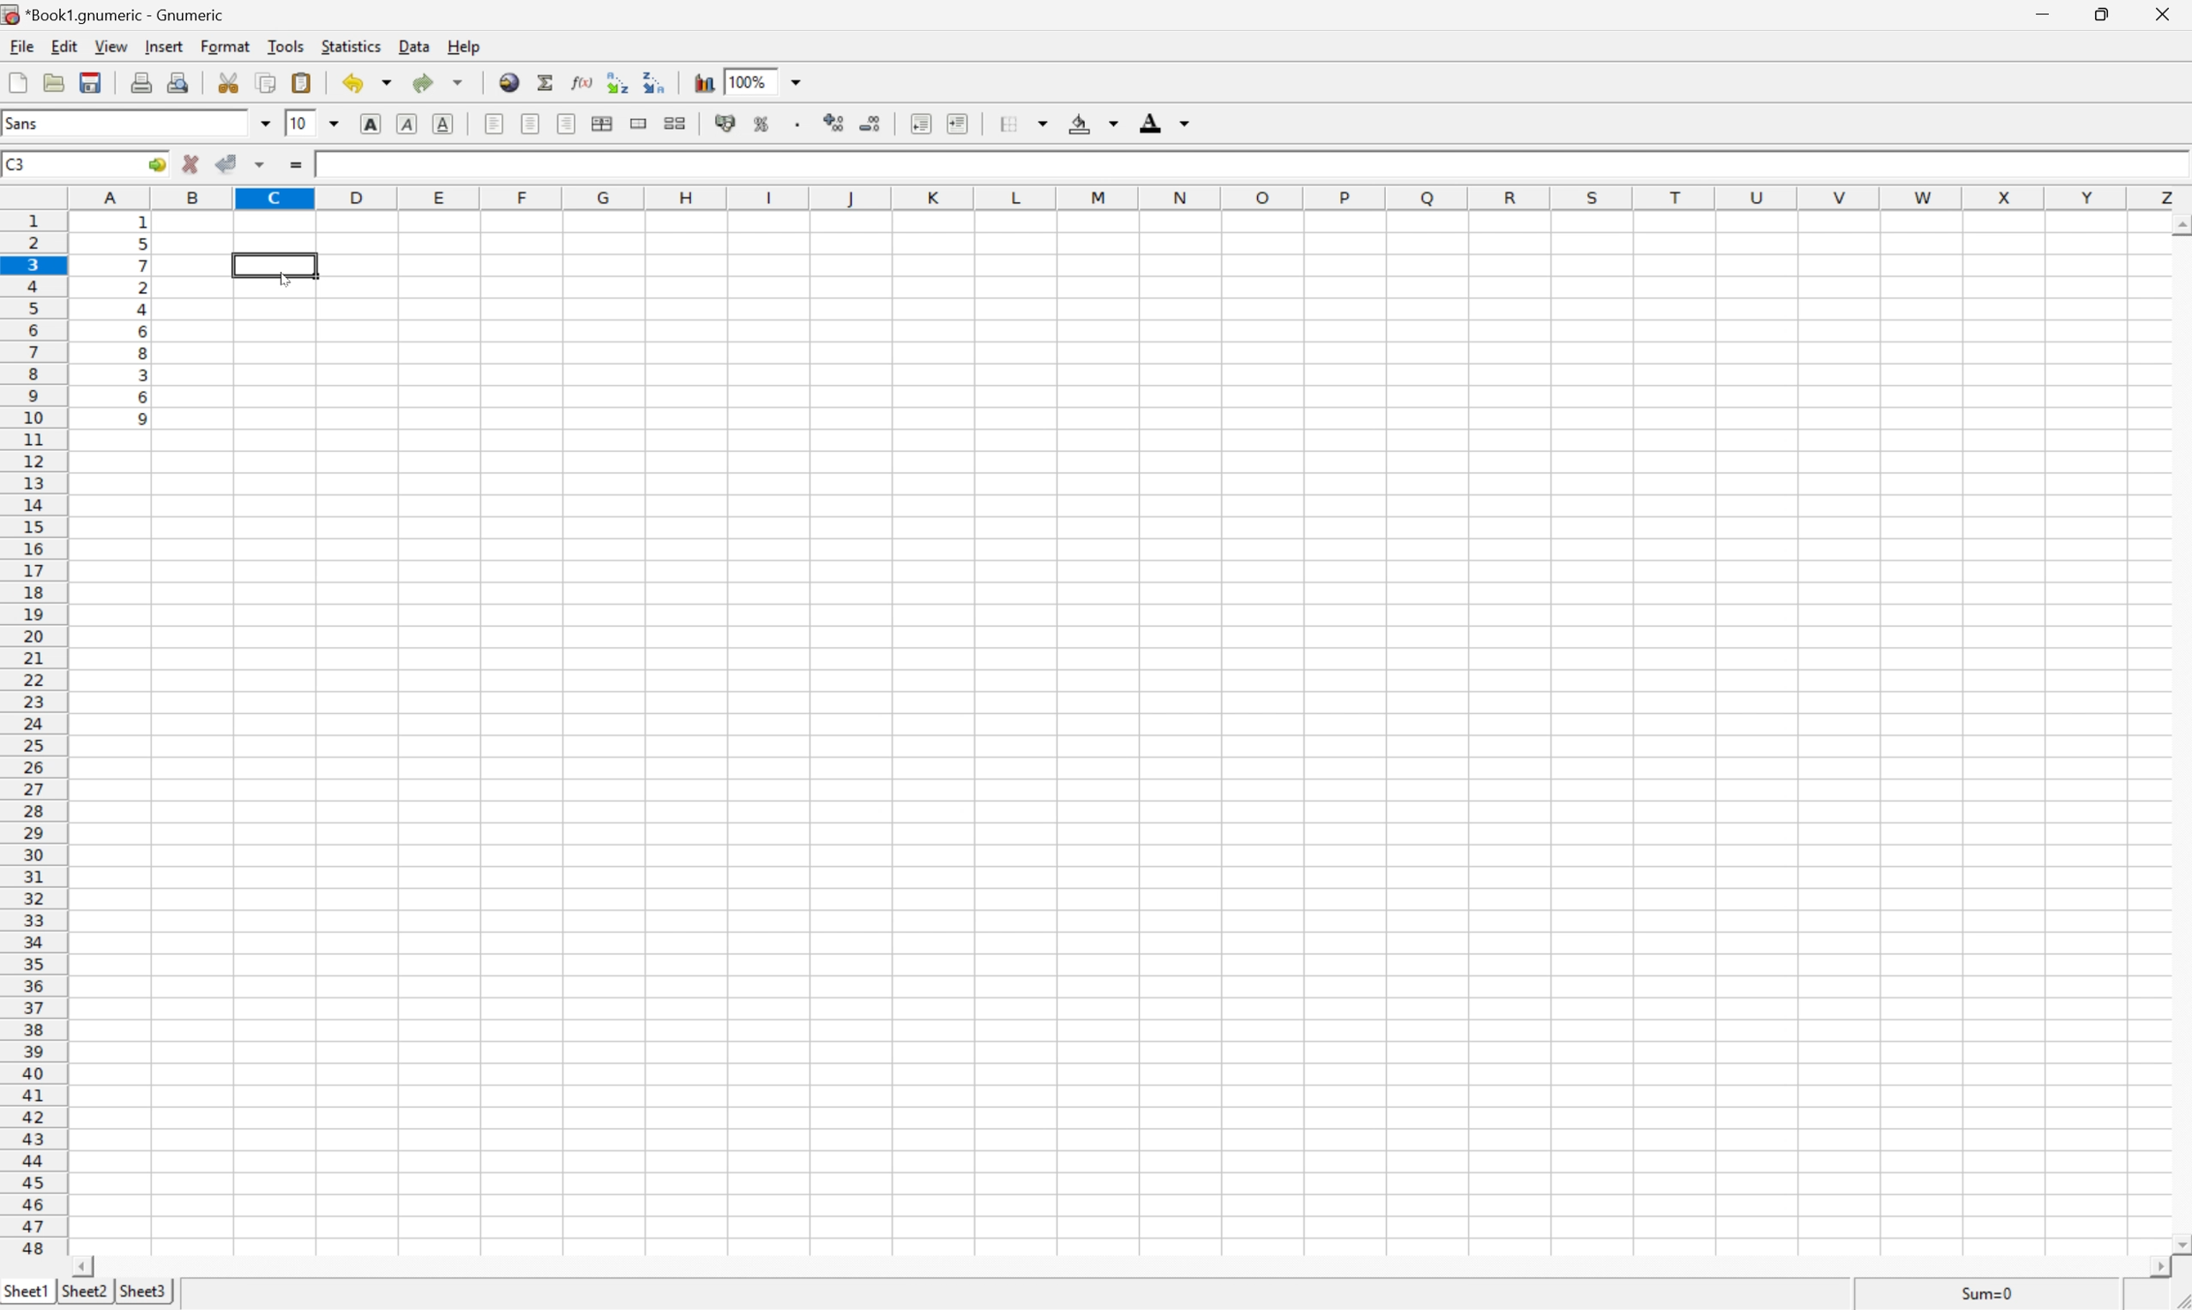 Image resolution: width=2192 pixels, height=1310 pixels. What do you see at coordinates (963, 124) in the screenshot?
I see `increase indent` at bounding box center [963, 124].